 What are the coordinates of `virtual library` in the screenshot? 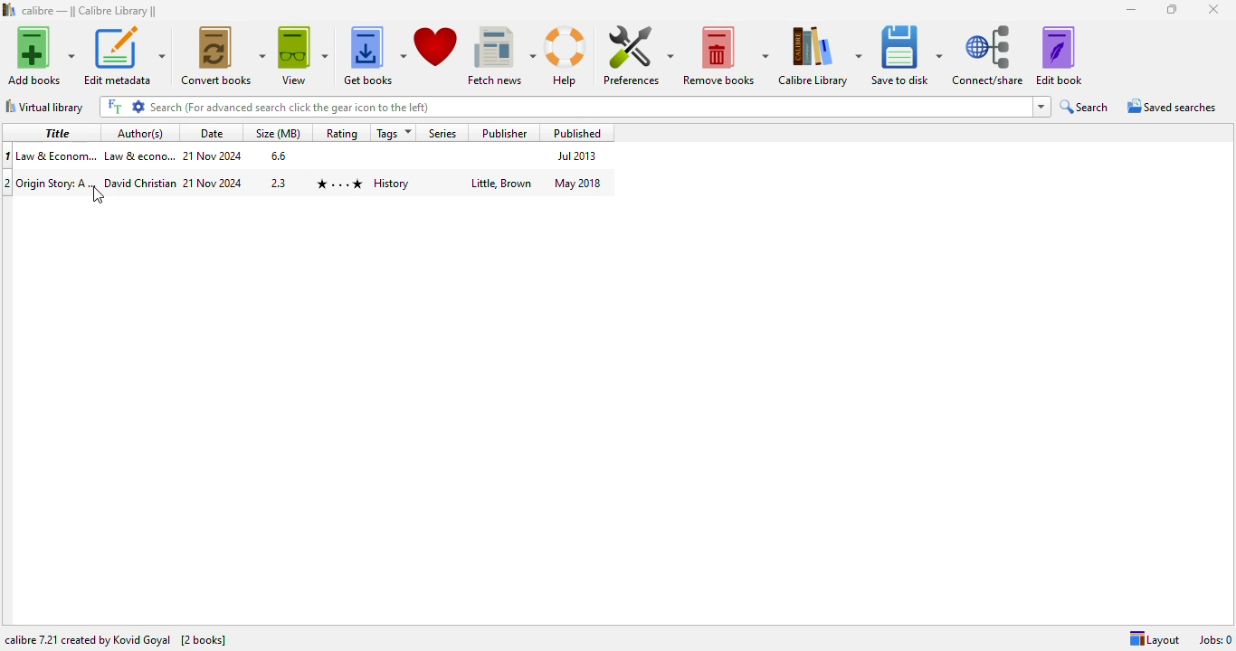 It's located at (45, 107).